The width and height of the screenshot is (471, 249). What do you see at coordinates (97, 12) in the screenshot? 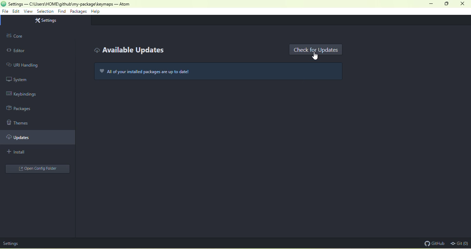
I see `help` at bounding box center [97, 12].